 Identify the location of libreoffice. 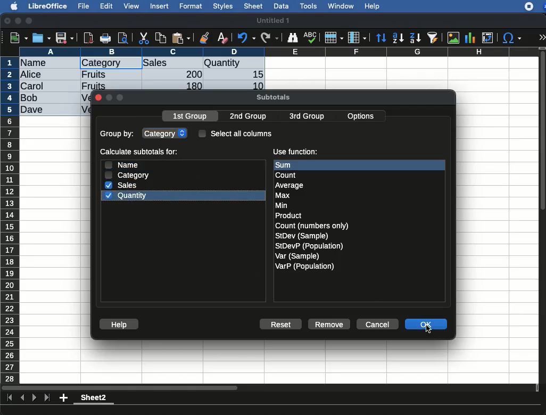
(48, 6).